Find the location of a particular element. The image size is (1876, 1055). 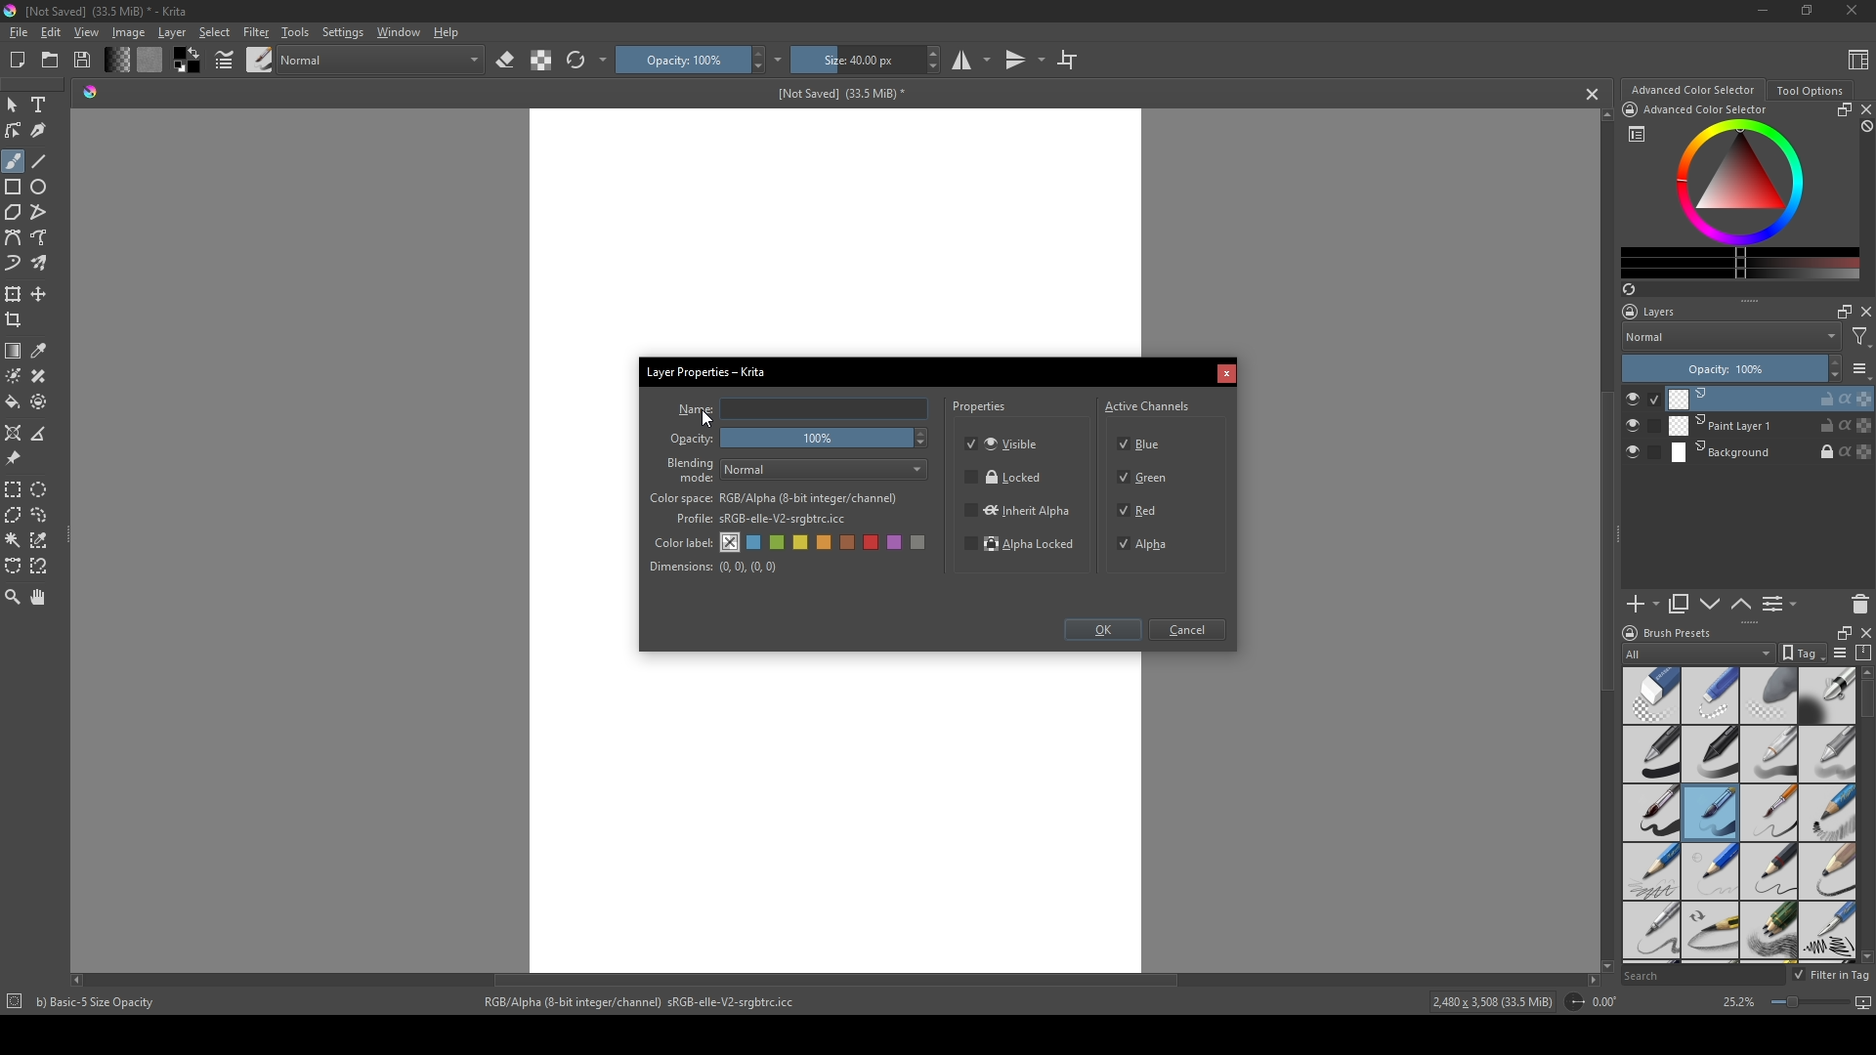

contrast is located at coordinates (540, 60).